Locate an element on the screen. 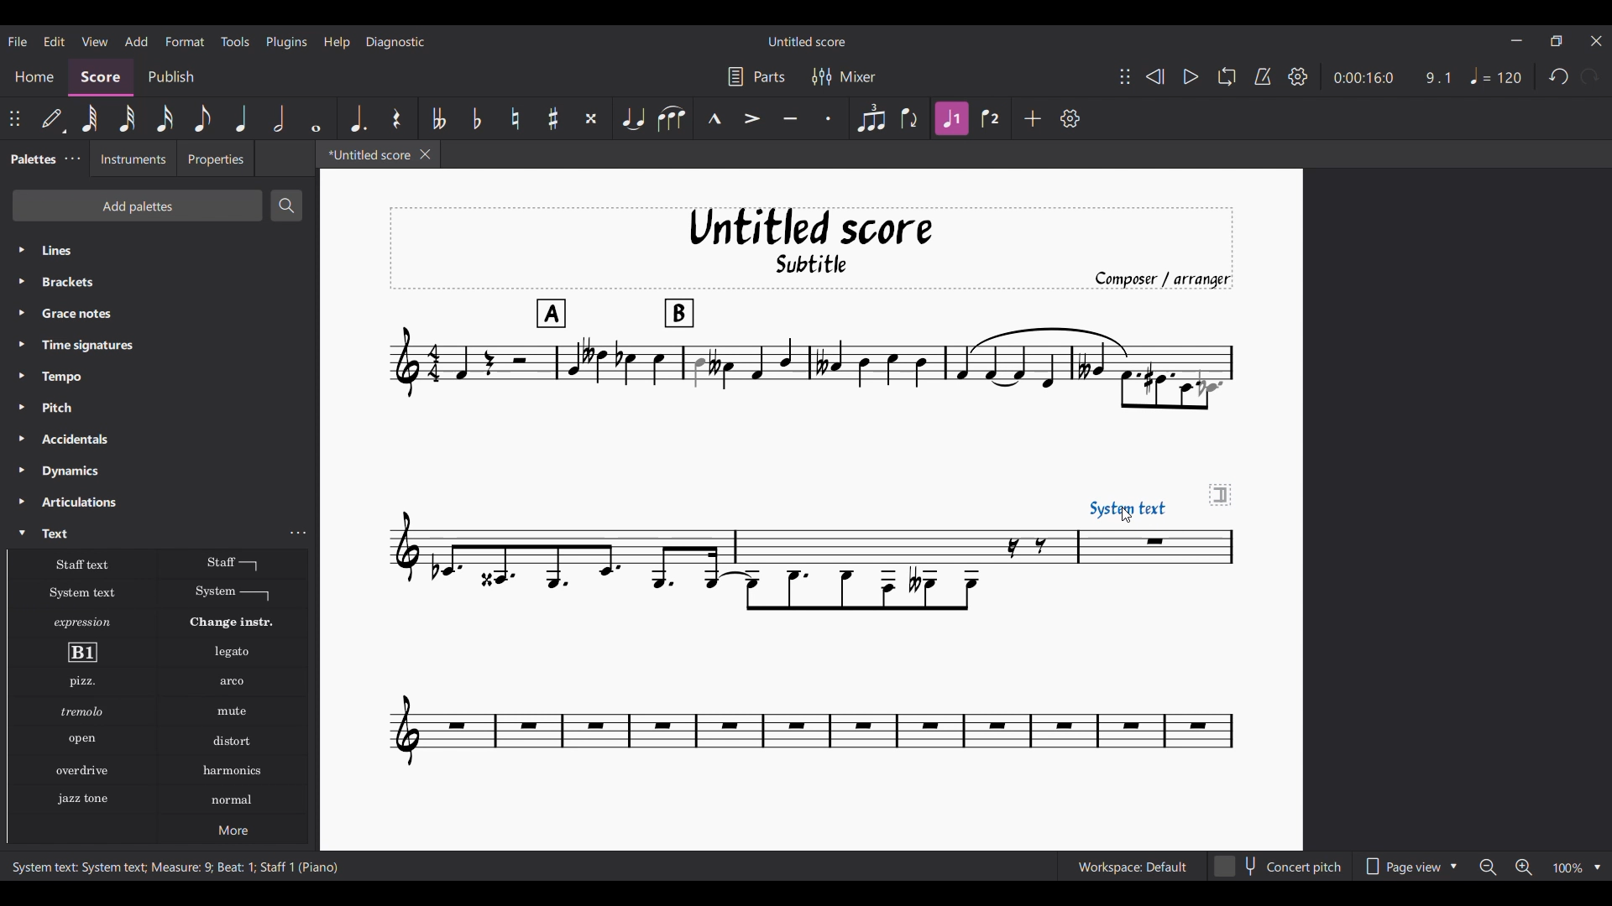  Edit menu is located at coordinates (55, 42).